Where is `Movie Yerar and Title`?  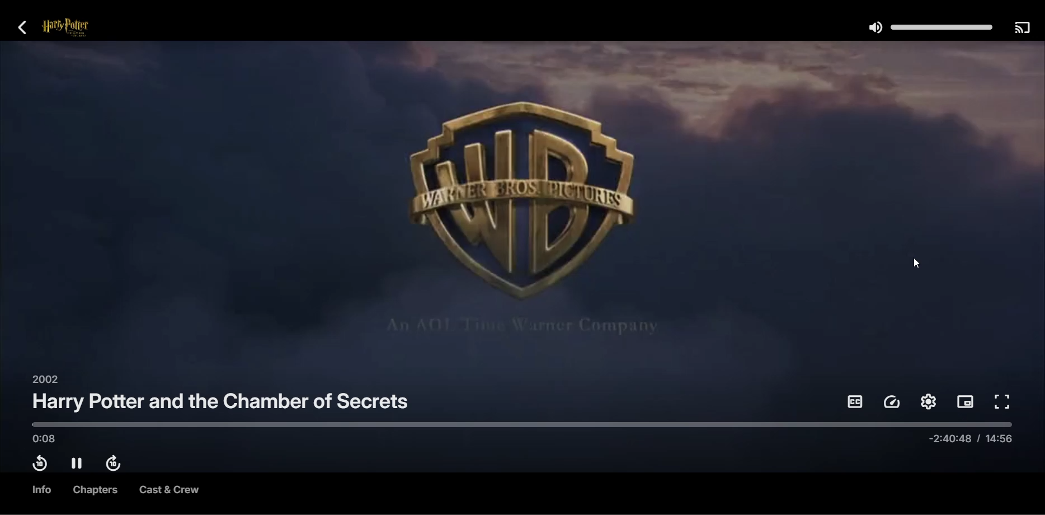
Movie Yerar and Title is located at coordinates (221, 396).